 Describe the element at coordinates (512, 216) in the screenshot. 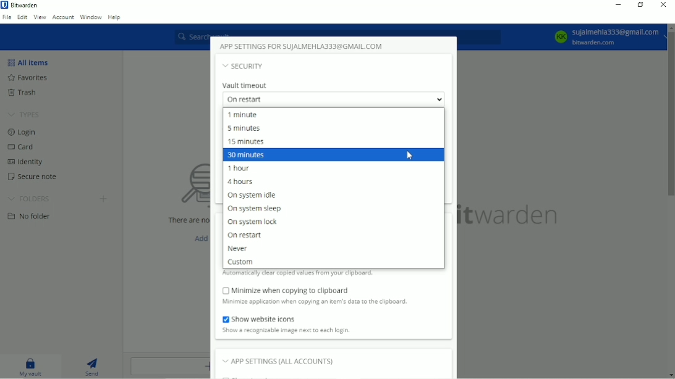

I see `bitwarden` at that location.